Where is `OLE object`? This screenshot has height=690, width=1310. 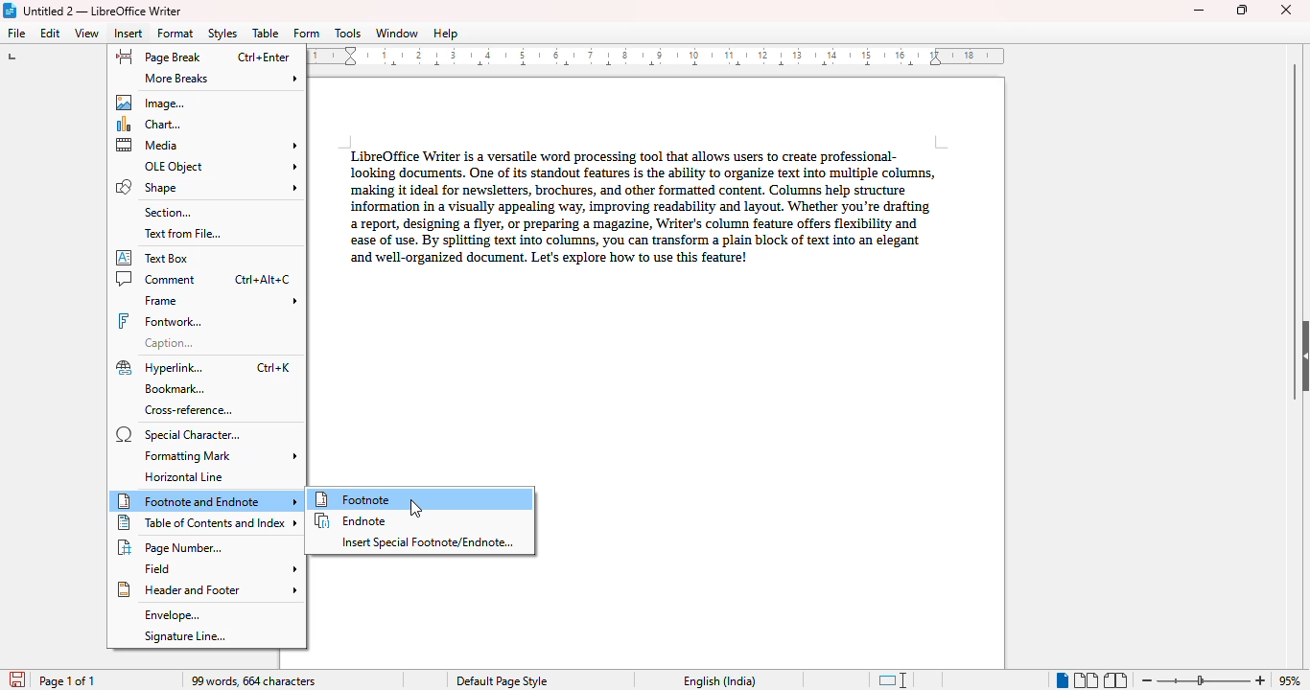 OLE object is located at coordinates (219, 167).